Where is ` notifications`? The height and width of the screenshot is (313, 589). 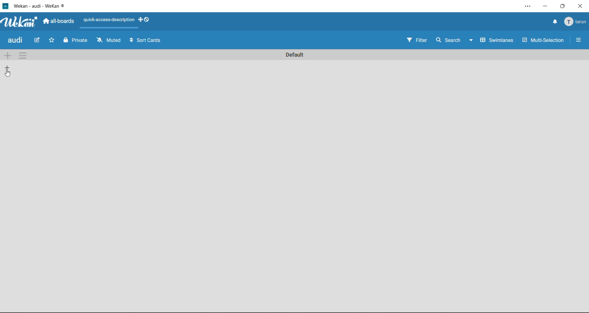  notifications is located at coordinates (554, 22).